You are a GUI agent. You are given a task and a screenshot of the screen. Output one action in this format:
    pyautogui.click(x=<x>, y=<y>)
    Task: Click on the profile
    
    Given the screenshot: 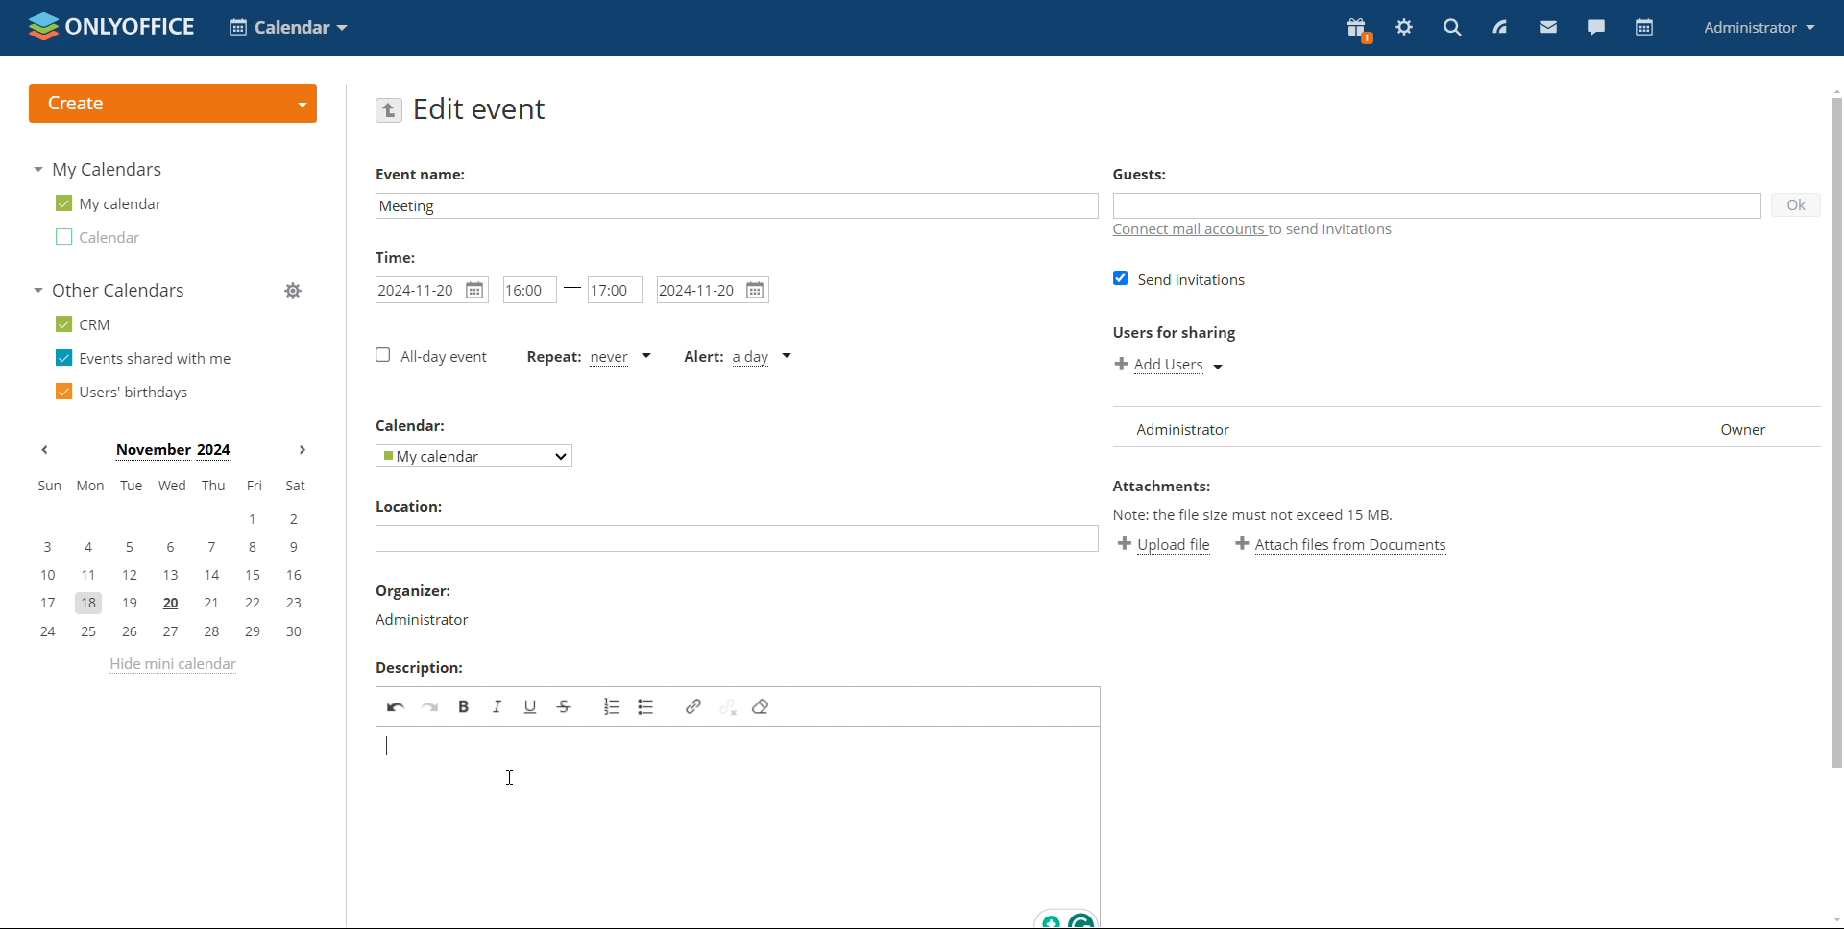 What is the action you would take?
    pyautogui.click(x=1758, y=28)
    